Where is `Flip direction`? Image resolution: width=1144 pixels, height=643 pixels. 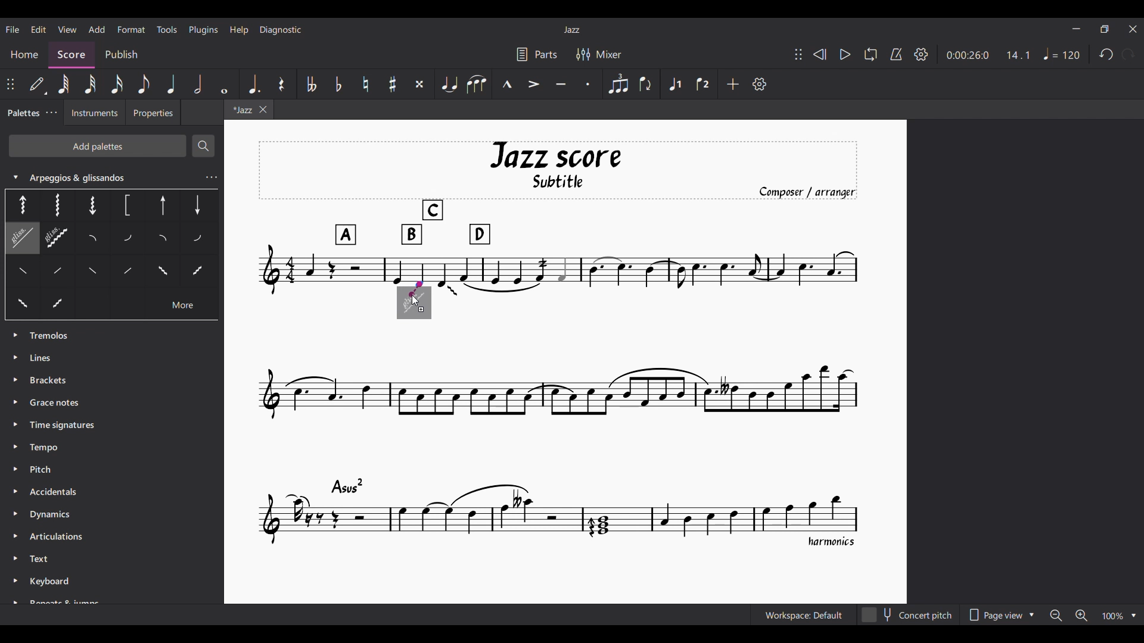
Flip direction is located at coordinates (646, 84).